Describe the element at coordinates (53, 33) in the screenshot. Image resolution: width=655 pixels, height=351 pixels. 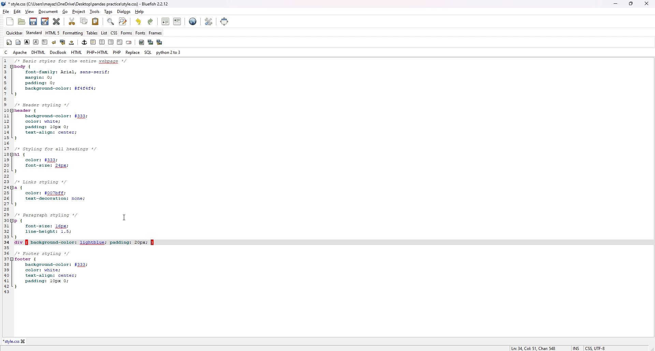
I see `html 5` at that location.